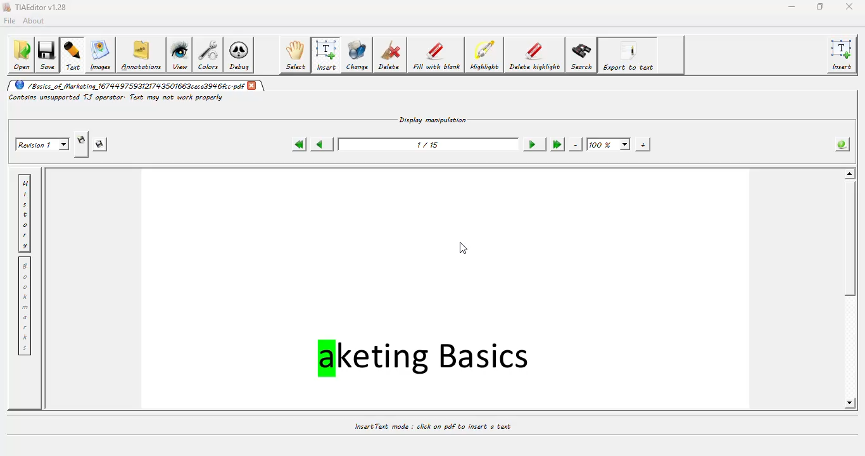 This screenshot has height=456, width=865. What do you see at coordinates (101, 145) in the screenshot?
I see `saves this revision` at bounding box center [101, 145].